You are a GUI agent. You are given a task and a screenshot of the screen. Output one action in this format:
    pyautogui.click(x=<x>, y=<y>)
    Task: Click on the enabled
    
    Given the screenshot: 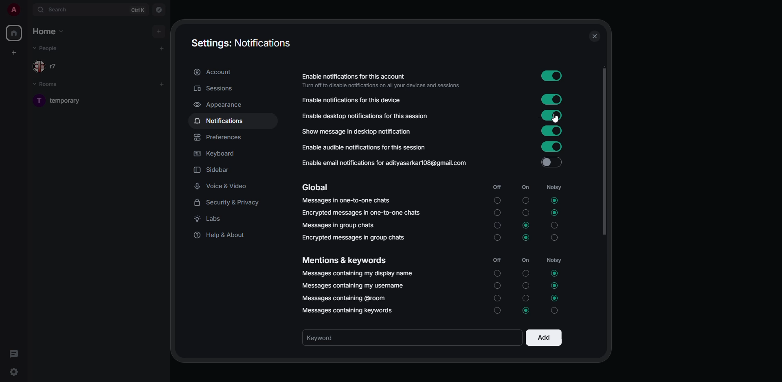 What is the action you would take?
    pyautogui.click(x=552, y=100)
    